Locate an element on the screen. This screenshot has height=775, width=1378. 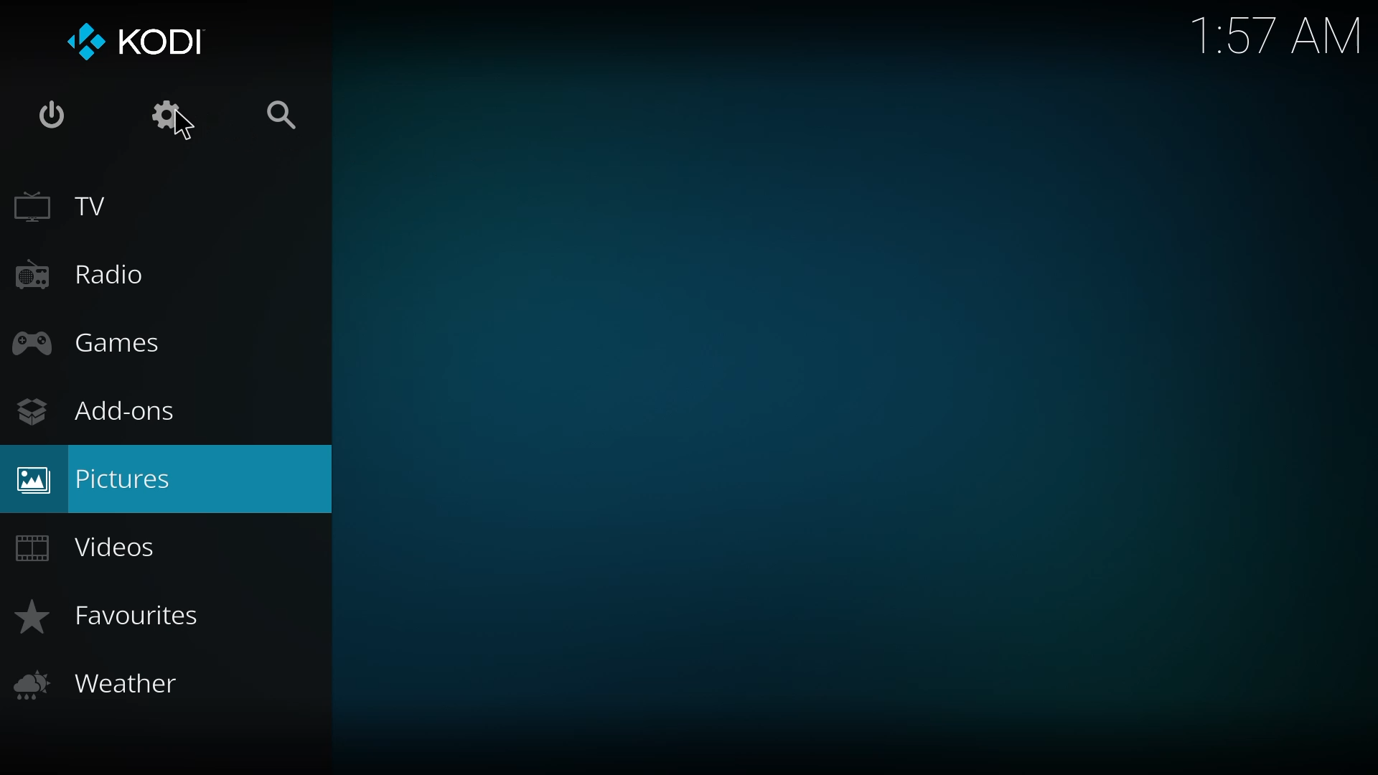
time is located at coordinates (1272, 33).